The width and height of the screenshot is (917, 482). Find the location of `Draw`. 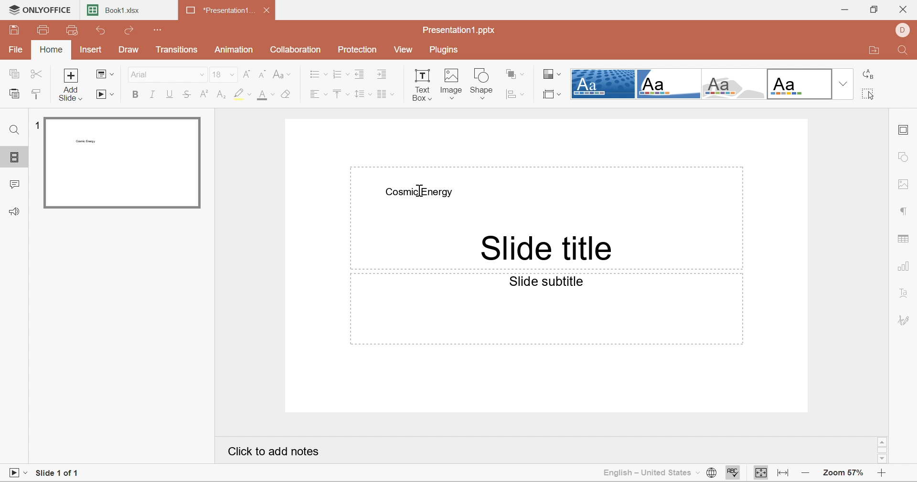

Draw is located at coordinates (128, 50).